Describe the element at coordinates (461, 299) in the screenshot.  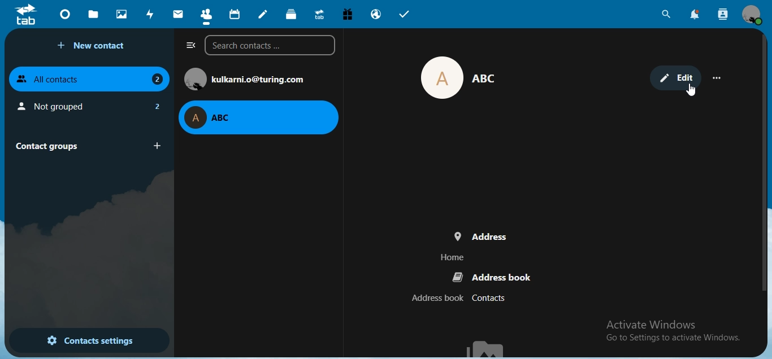
I see `address book contacts` at that location.